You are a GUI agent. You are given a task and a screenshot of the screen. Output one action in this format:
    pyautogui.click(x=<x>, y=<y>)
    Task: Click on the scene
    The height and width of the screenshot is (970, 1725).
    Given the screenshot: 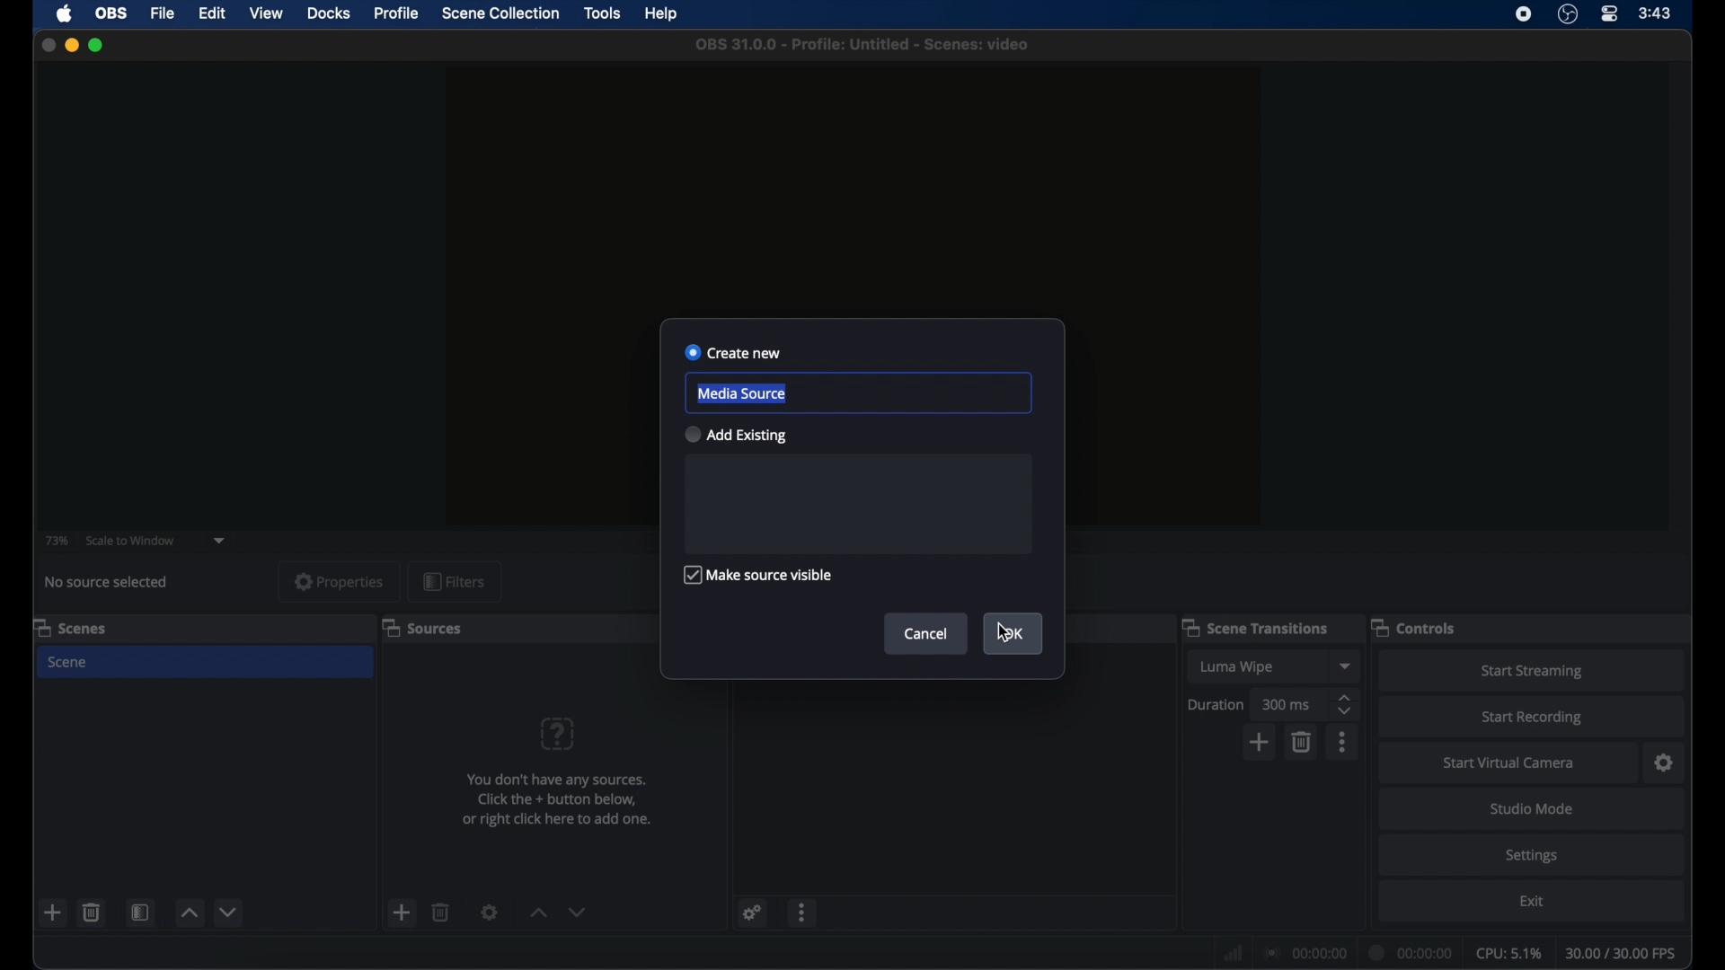 What is the action you would take?
    pyautogui.click(x=68, y=664)
    